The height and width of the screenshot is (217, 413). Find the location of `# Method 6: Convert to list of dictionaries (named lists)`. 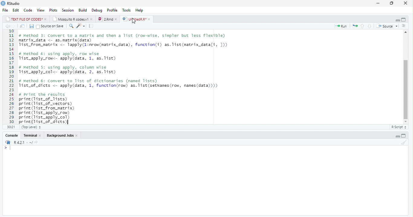

# Method 6: Convert to list of dictionaries (named lists) is located at coordinates (91, 80).